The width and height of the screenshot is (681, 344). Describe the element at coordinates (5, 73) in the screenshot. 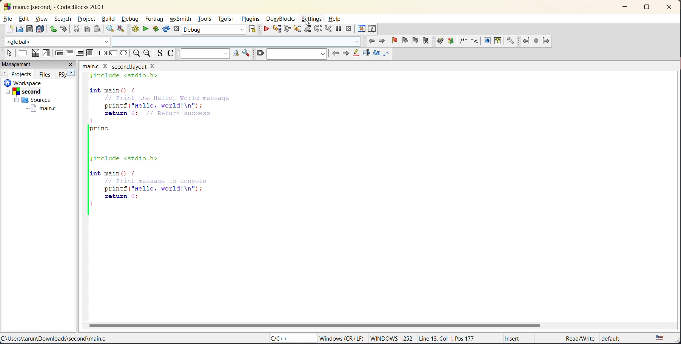

I see `previous` at that location.